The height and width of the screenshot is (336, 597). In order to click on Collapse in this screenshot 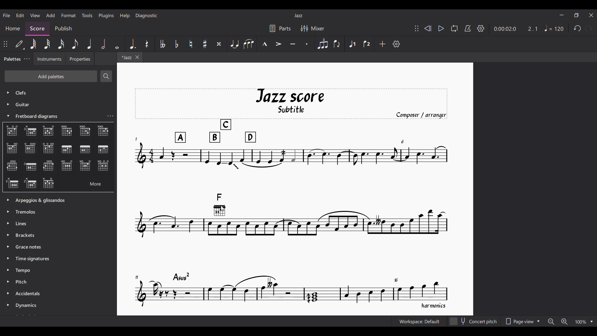, I will do `click(8, 115)`.